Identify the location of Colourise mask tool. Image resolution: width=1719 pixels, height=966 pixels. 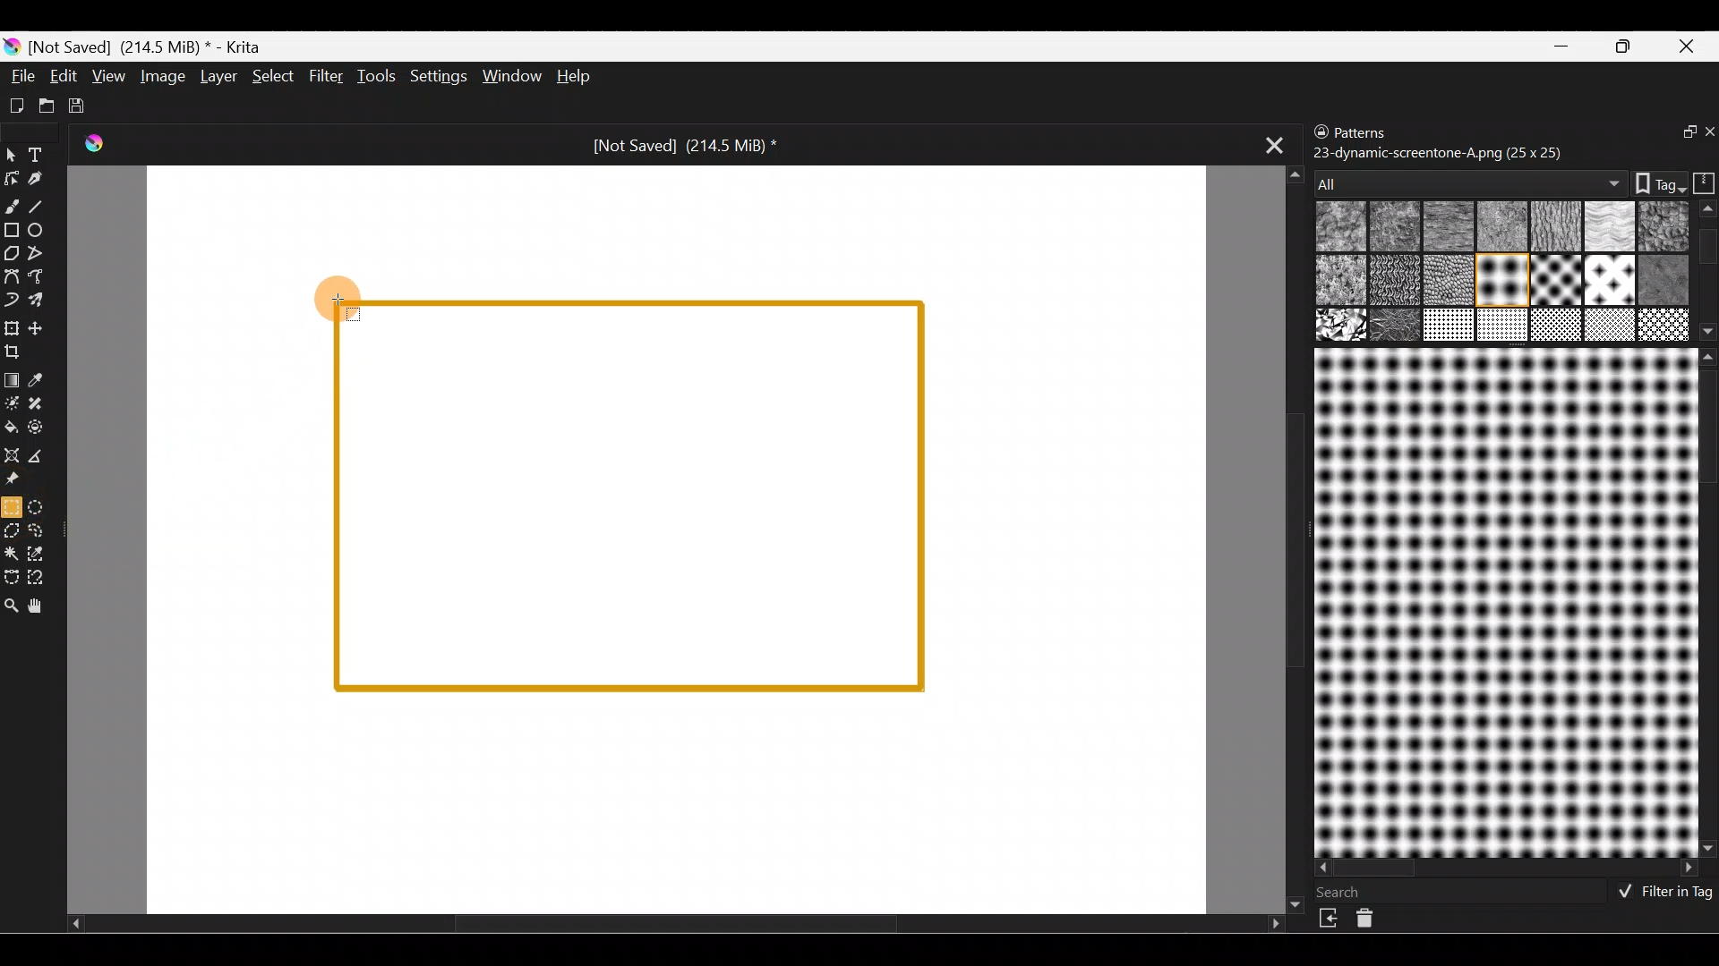
(11, 402).